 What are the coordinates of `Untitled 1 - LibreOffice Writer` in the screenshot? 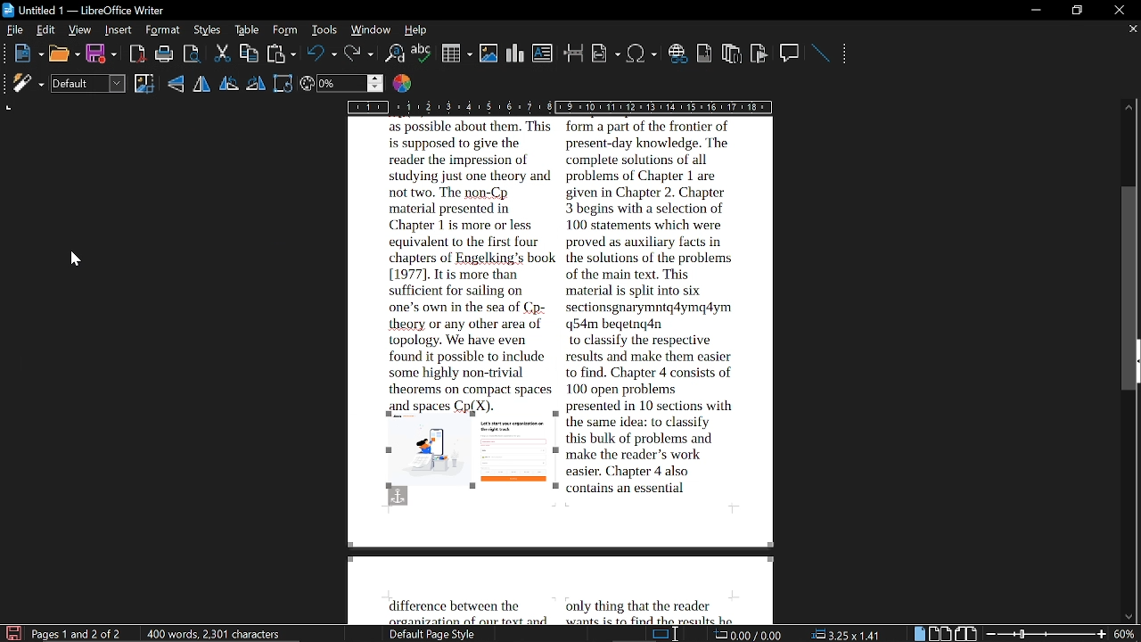 It's located at (91, 11).